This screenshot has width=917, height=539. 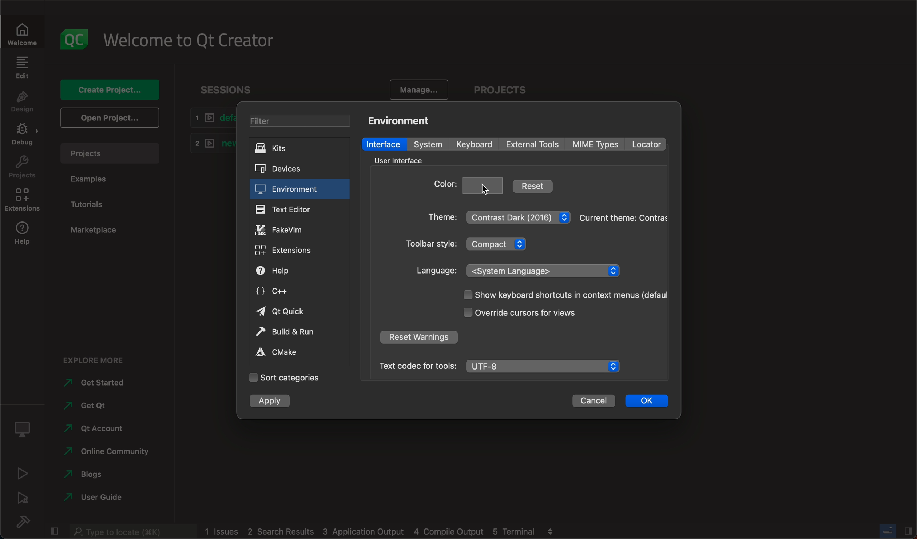 I want to click on languages menu, so click(x=545, y=270).